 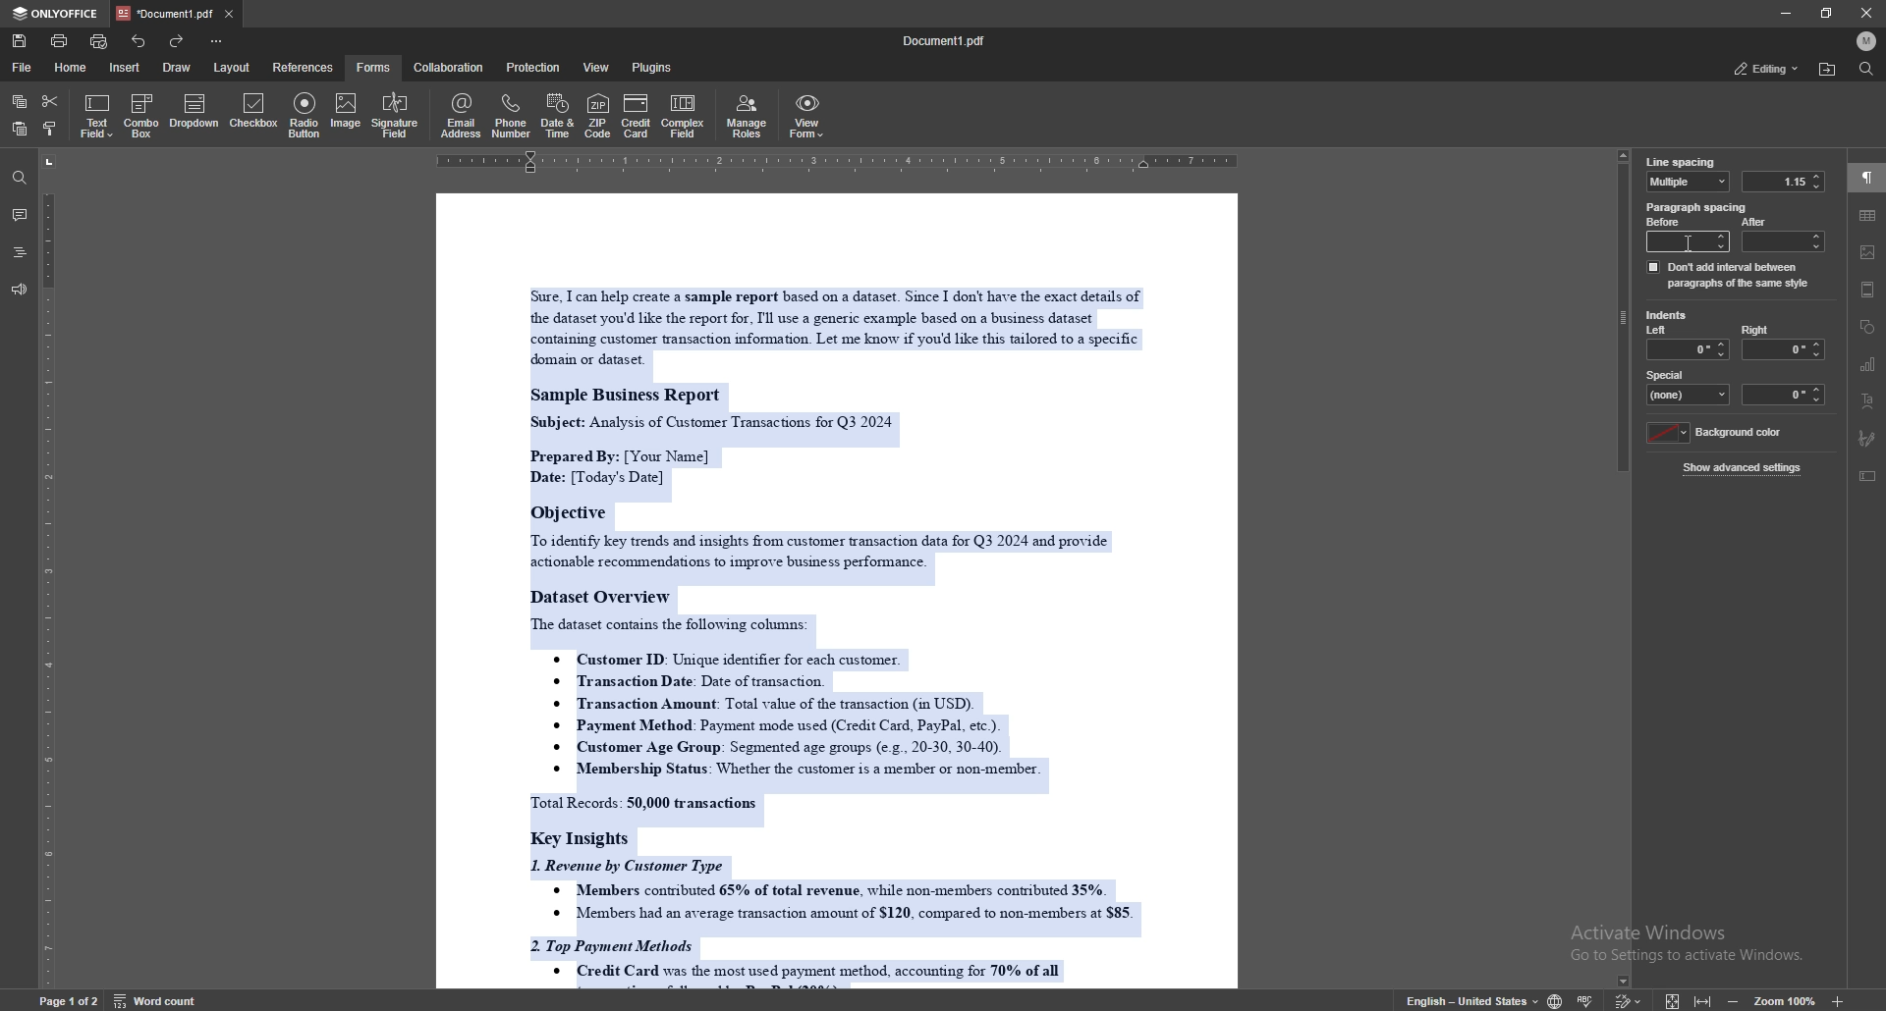 I want to click on protection, so click(x=535, y=67).